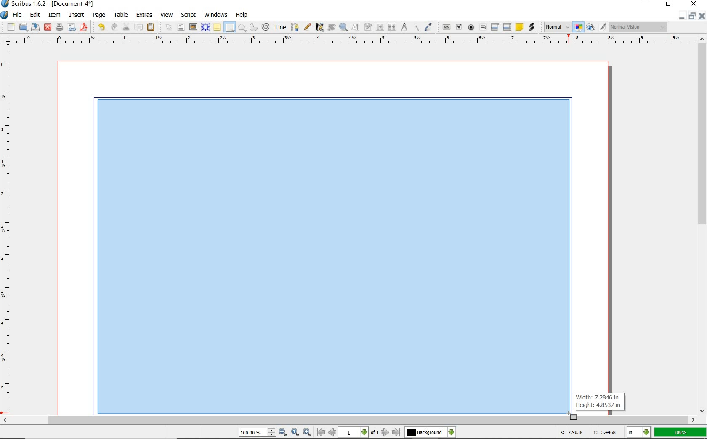 The image size is (707, 439). Describe the element at coordinates (181, 28) in the screenshot. I see `text frame` at that location.